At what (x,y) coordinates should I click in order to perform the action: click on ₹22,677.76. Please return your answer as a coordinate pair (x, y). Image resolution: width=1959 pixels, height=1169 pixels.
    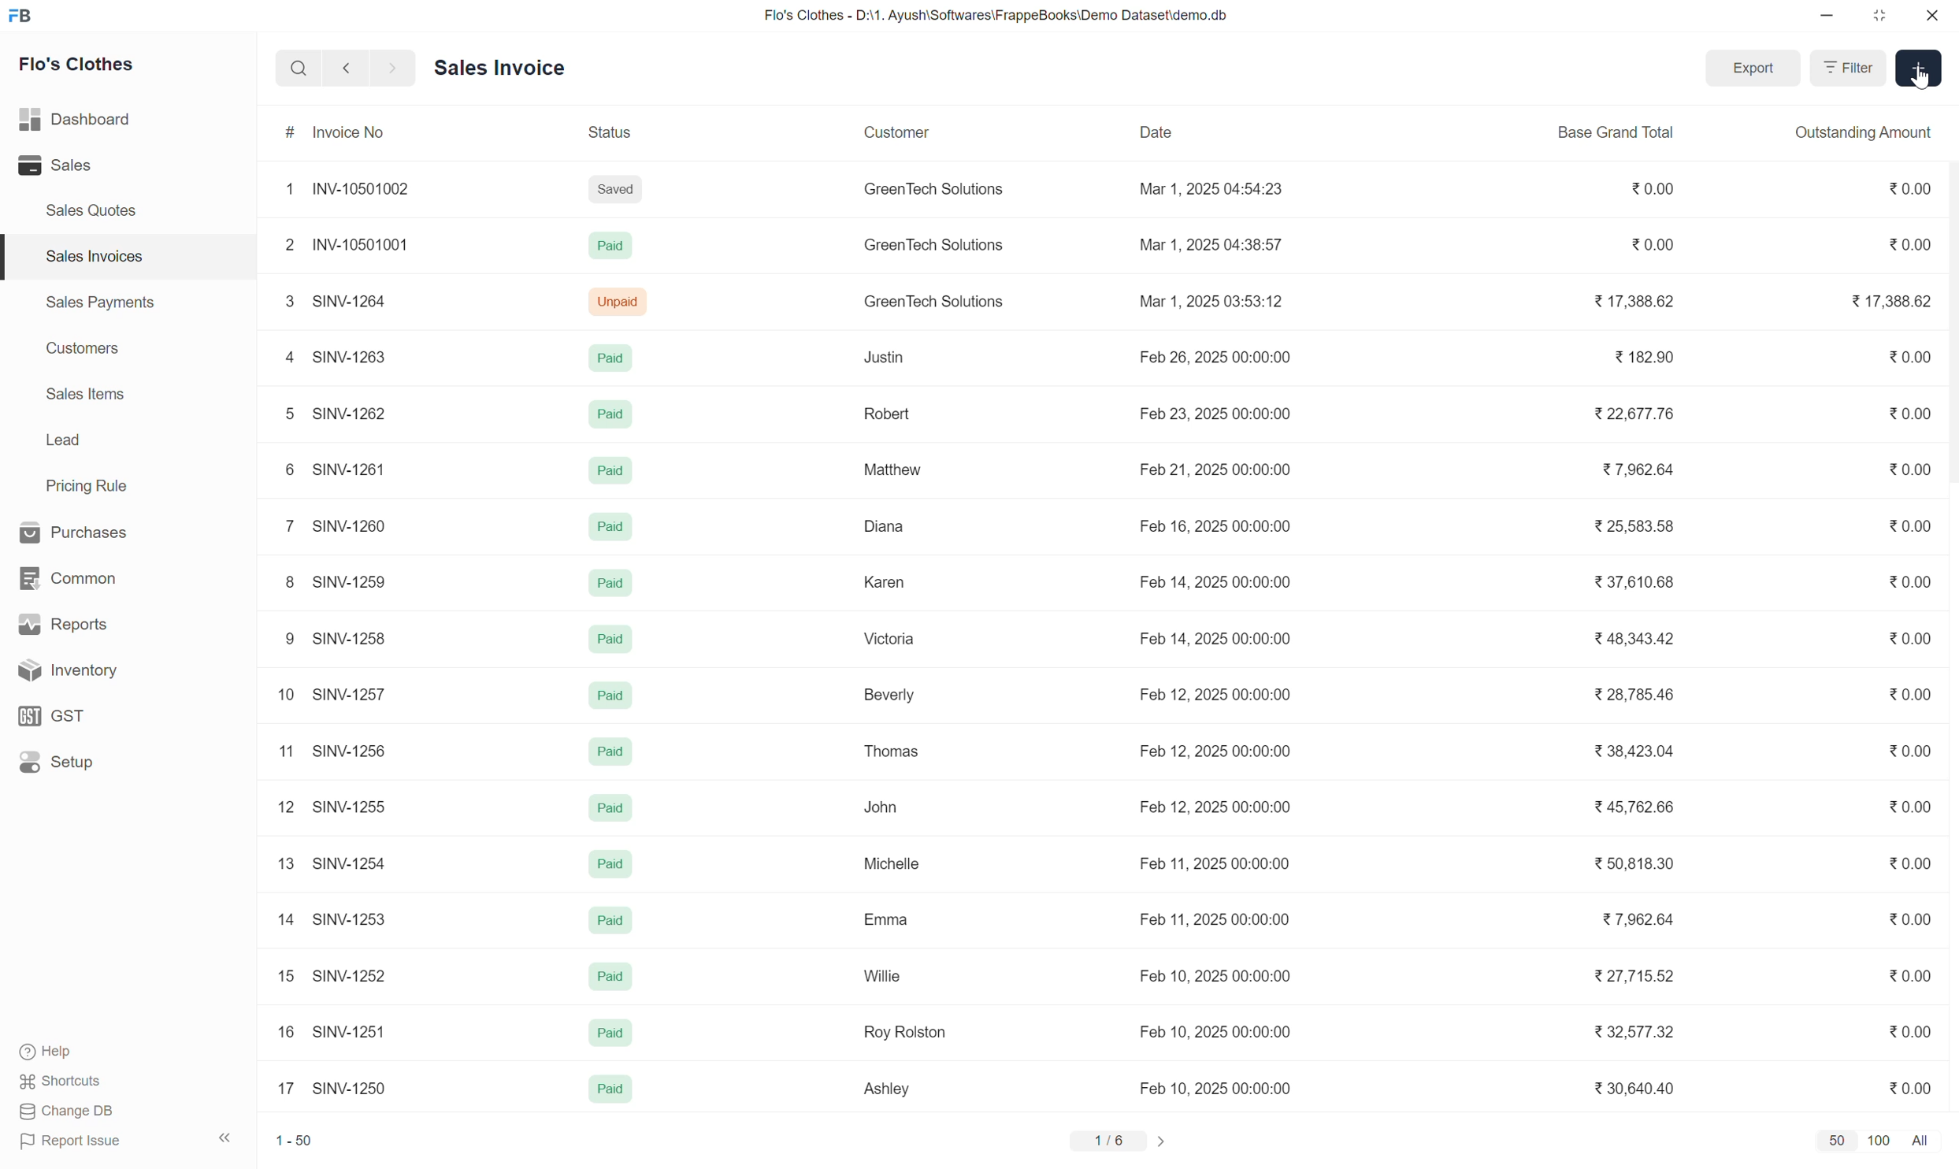
    Looking at the image, I should click on (1627, 414).